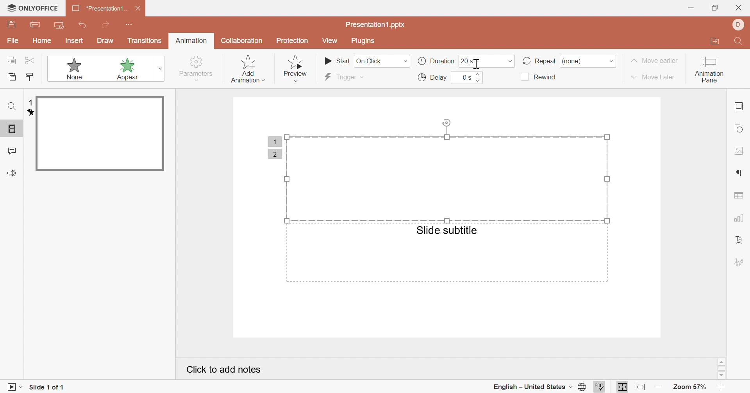  What do you see at coordinates (612, 61) in the screenshot?
I see `drop down` at bounding box center [612, 61].